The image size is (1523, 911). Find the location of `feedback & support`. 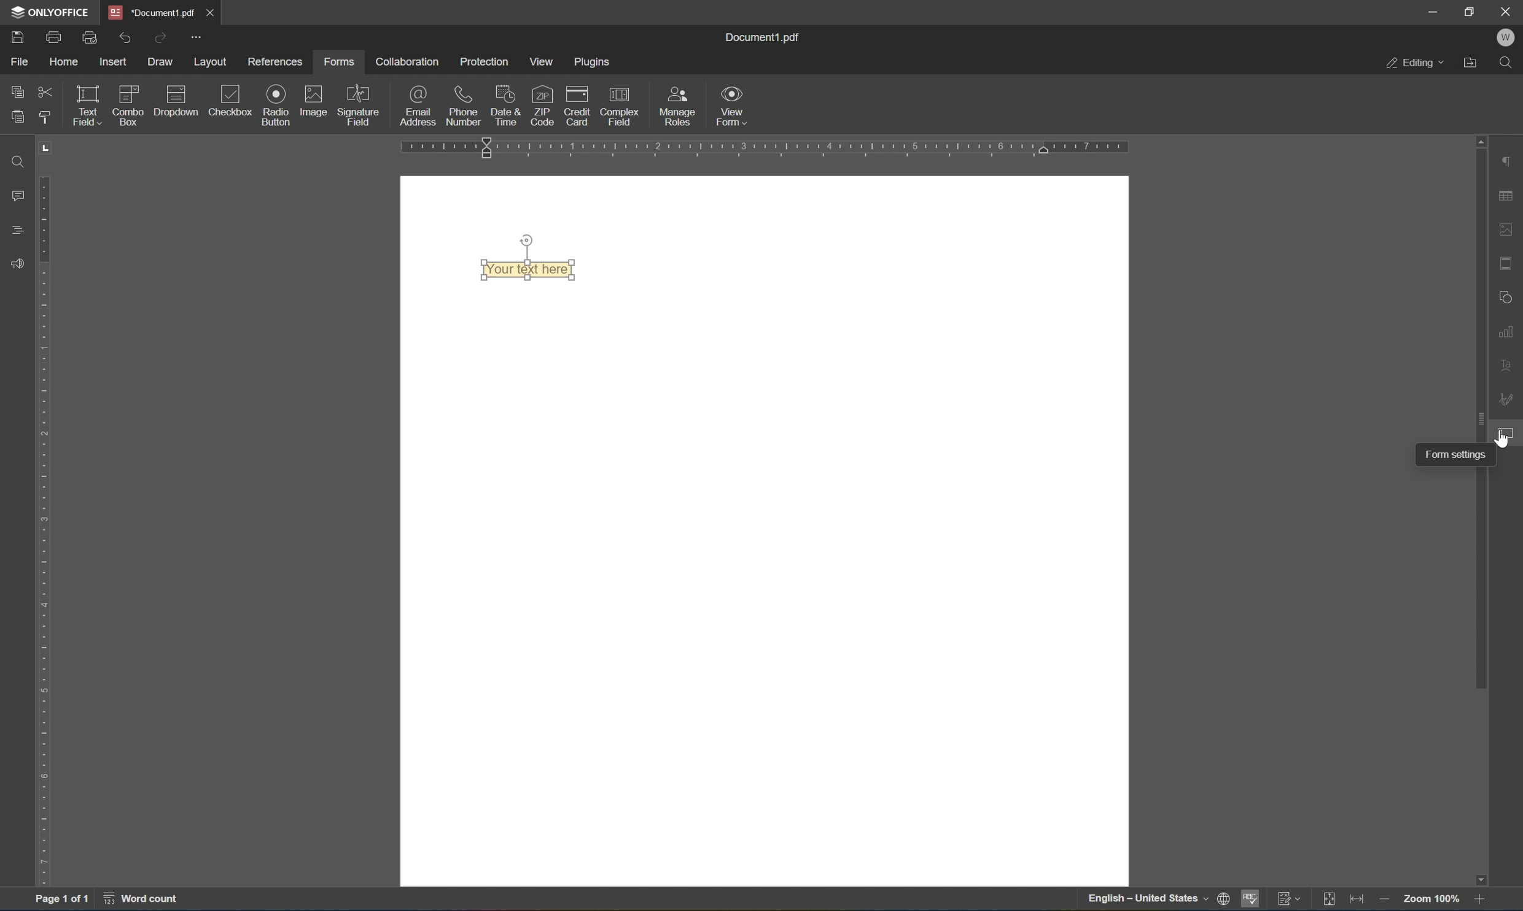

feedback & support is located at coordinates (17, 260).